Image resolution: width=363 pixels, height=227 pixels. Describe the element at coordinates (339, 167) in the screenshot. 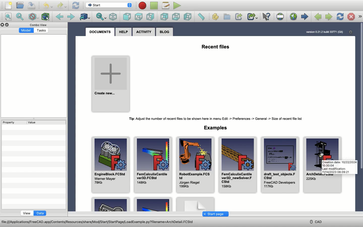

I see `Guide text` at that location.